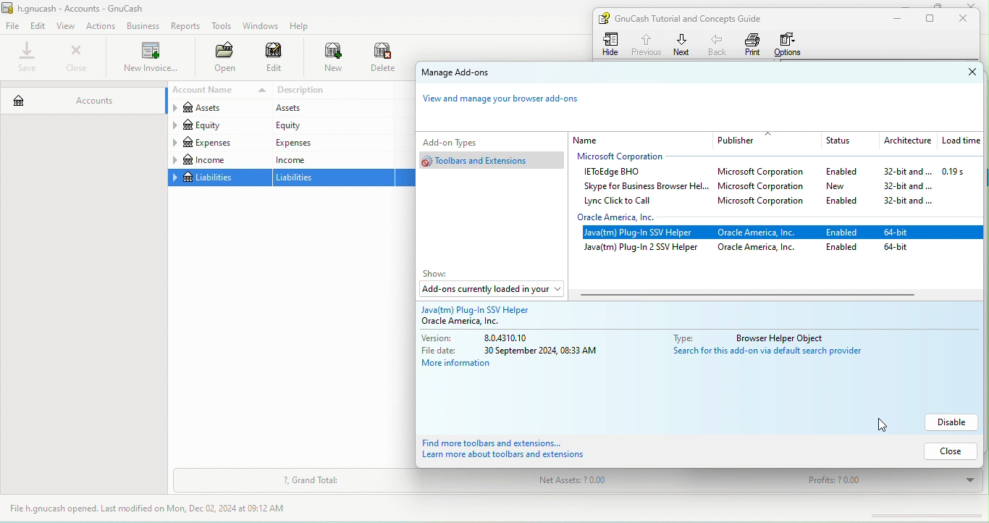 The width and height of the screenshot is (989, 523). Describe the element at coordinates (766, 203) in the screenshot. I see `microsoft corporation` at that location.